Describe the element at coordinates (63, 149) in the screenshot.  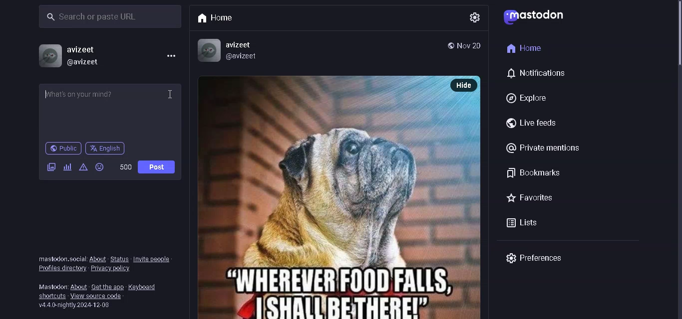
I see `public` at that location.